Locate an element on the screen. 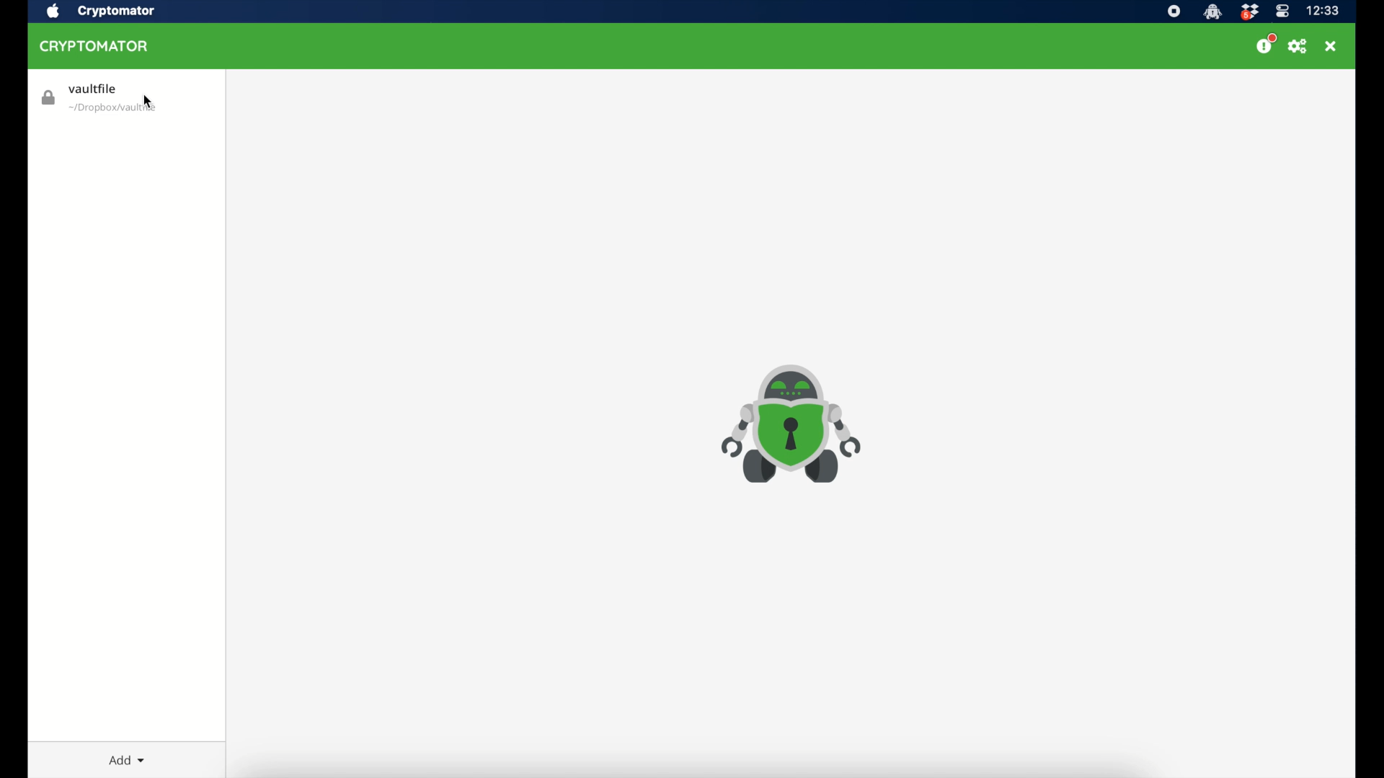 The width and height of the screenshot is (1384, 778). time is located at coordinates (1324, 11).